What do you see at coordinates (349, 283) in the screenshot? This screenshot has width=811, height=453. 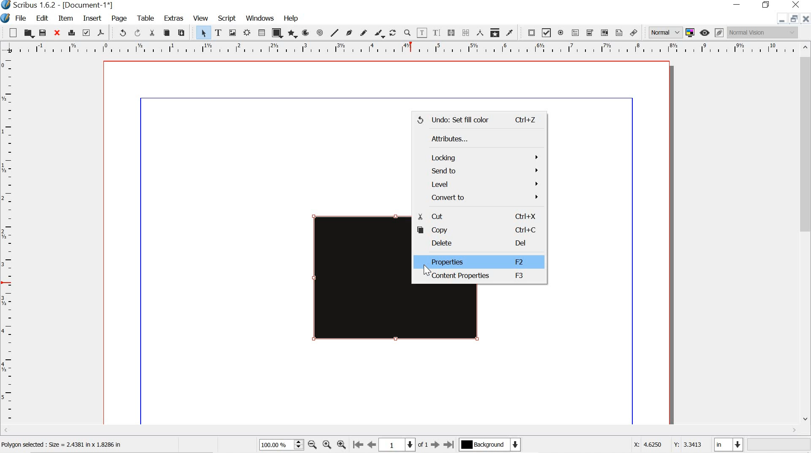 I see `black polygon` at bounding box center [349, 283].